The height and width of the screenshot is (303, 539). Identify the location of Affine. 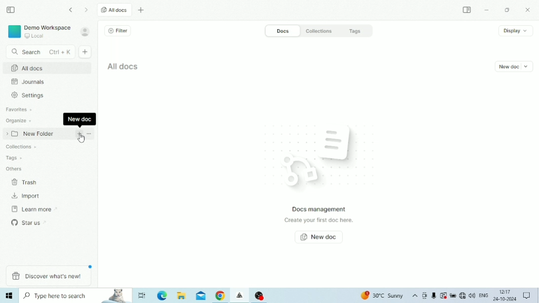
(240, 296).